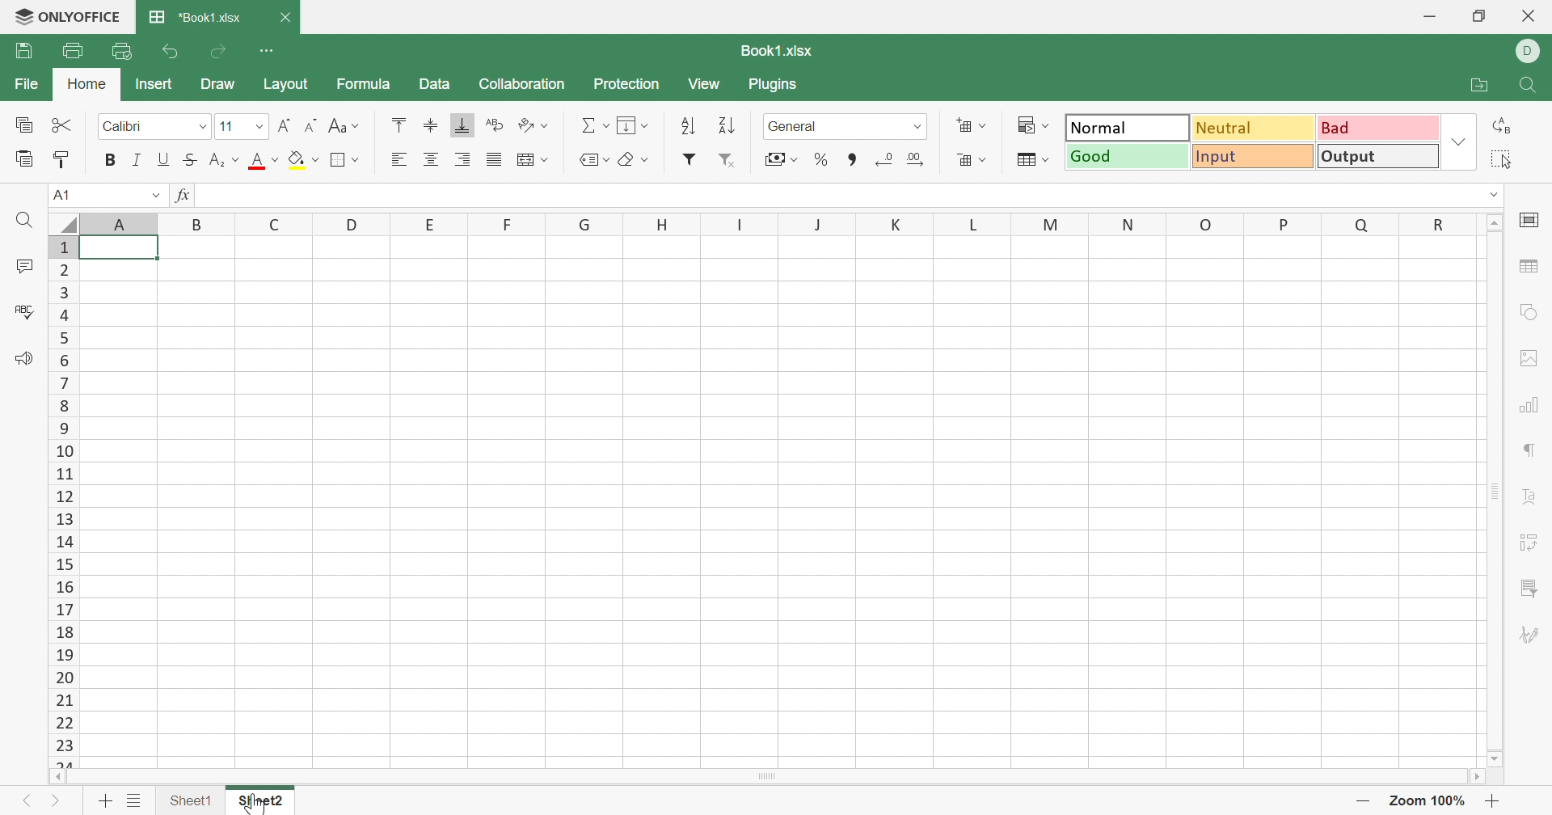 The width and height of the screenshot is (1552, 815). Describe the element at coordinates (124, 125) in the screenshot. I see `Calibri` at that location.